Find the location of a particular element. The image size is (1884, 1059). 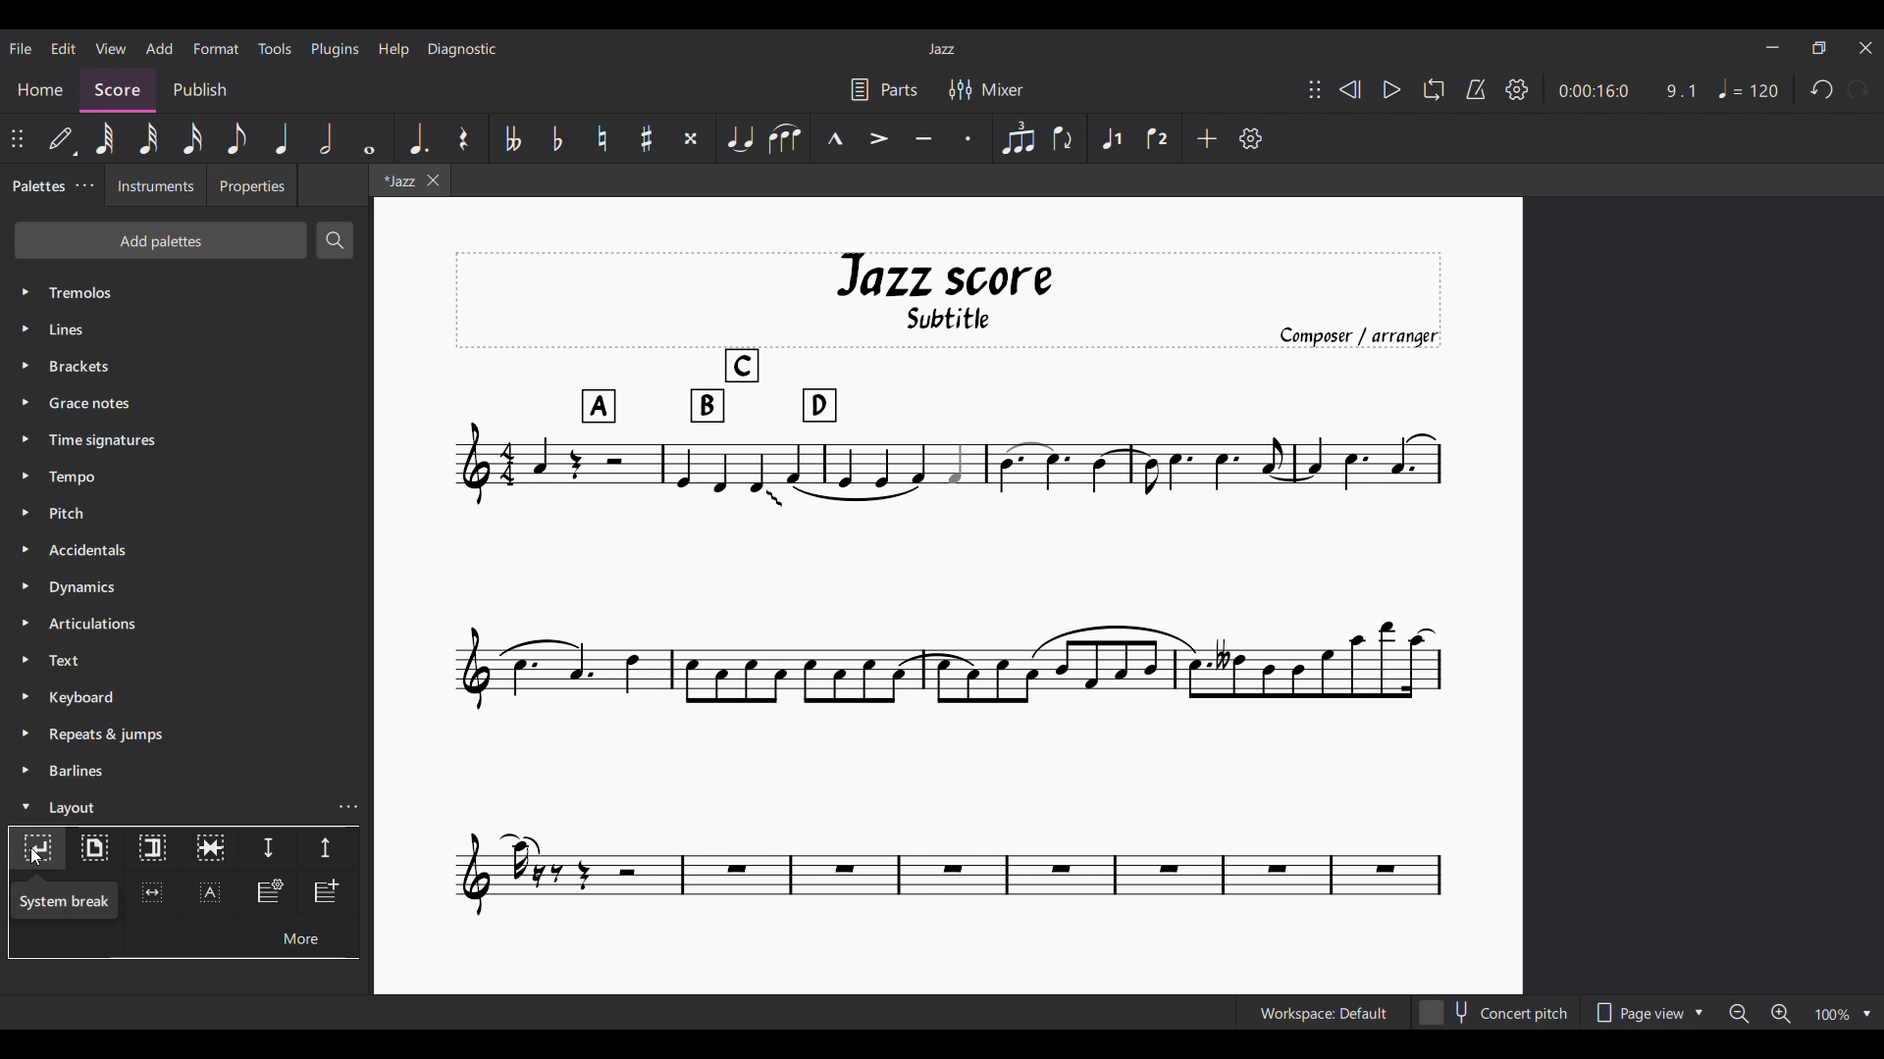

Home section is located at coordinates (40, 89).